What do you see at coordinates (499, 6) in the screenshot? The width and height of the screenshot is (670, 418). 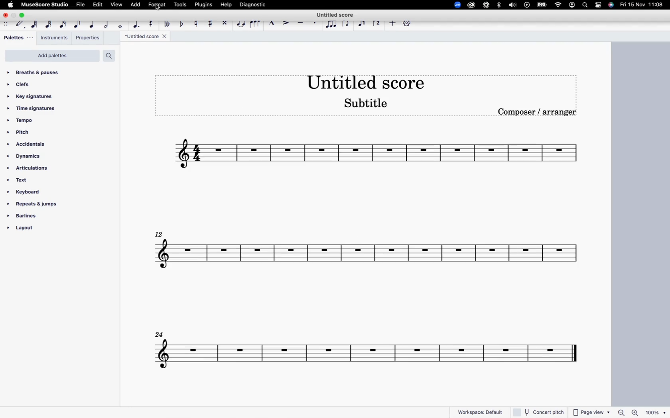 I see `bluetooth` at bounding box center [499, 6].